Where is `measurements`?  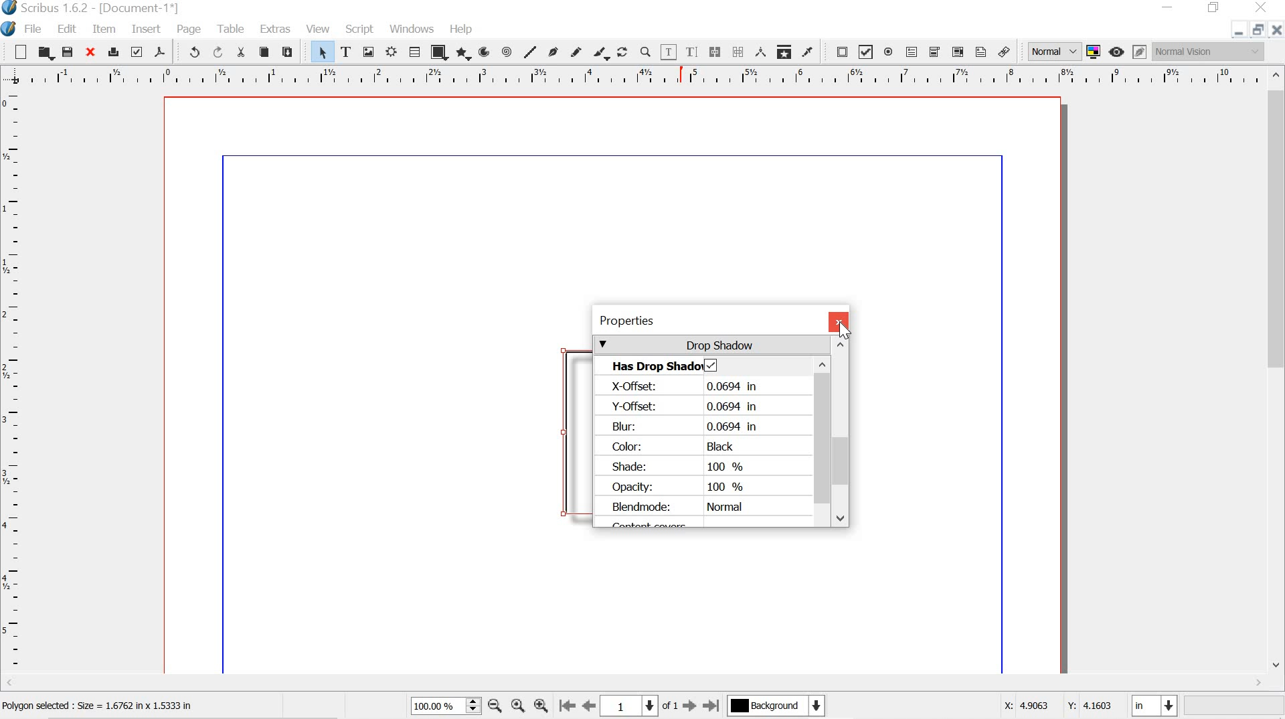
measurements is located at coordinates (758, 51).